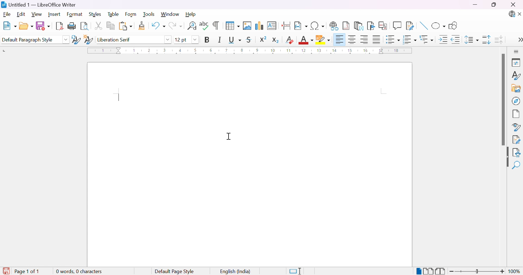 The height and width of the screenshot is (275, 523). Describe the element at coordinates (158, 27) in the screenshot. I see `Undo` at that location.